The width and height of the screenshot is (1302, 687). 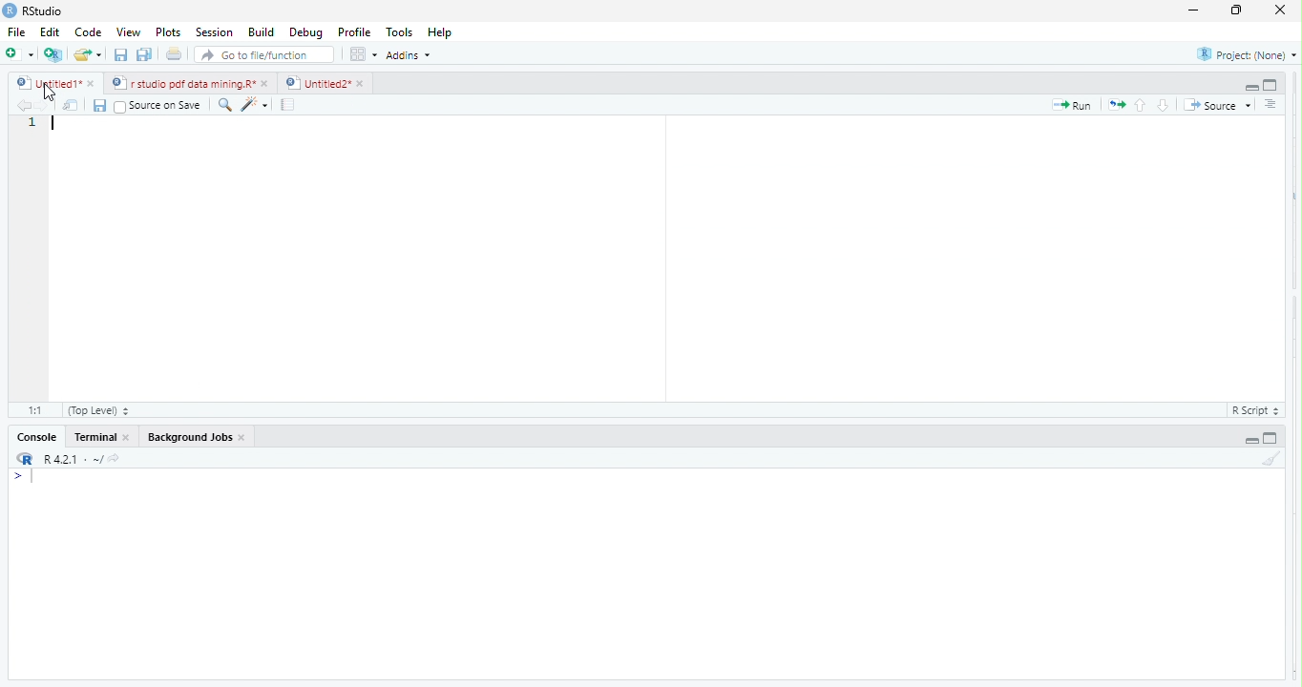 What do you see at coordinates (131, 439) in the screenshot?
I see `close` at bounding box center [131, 439].